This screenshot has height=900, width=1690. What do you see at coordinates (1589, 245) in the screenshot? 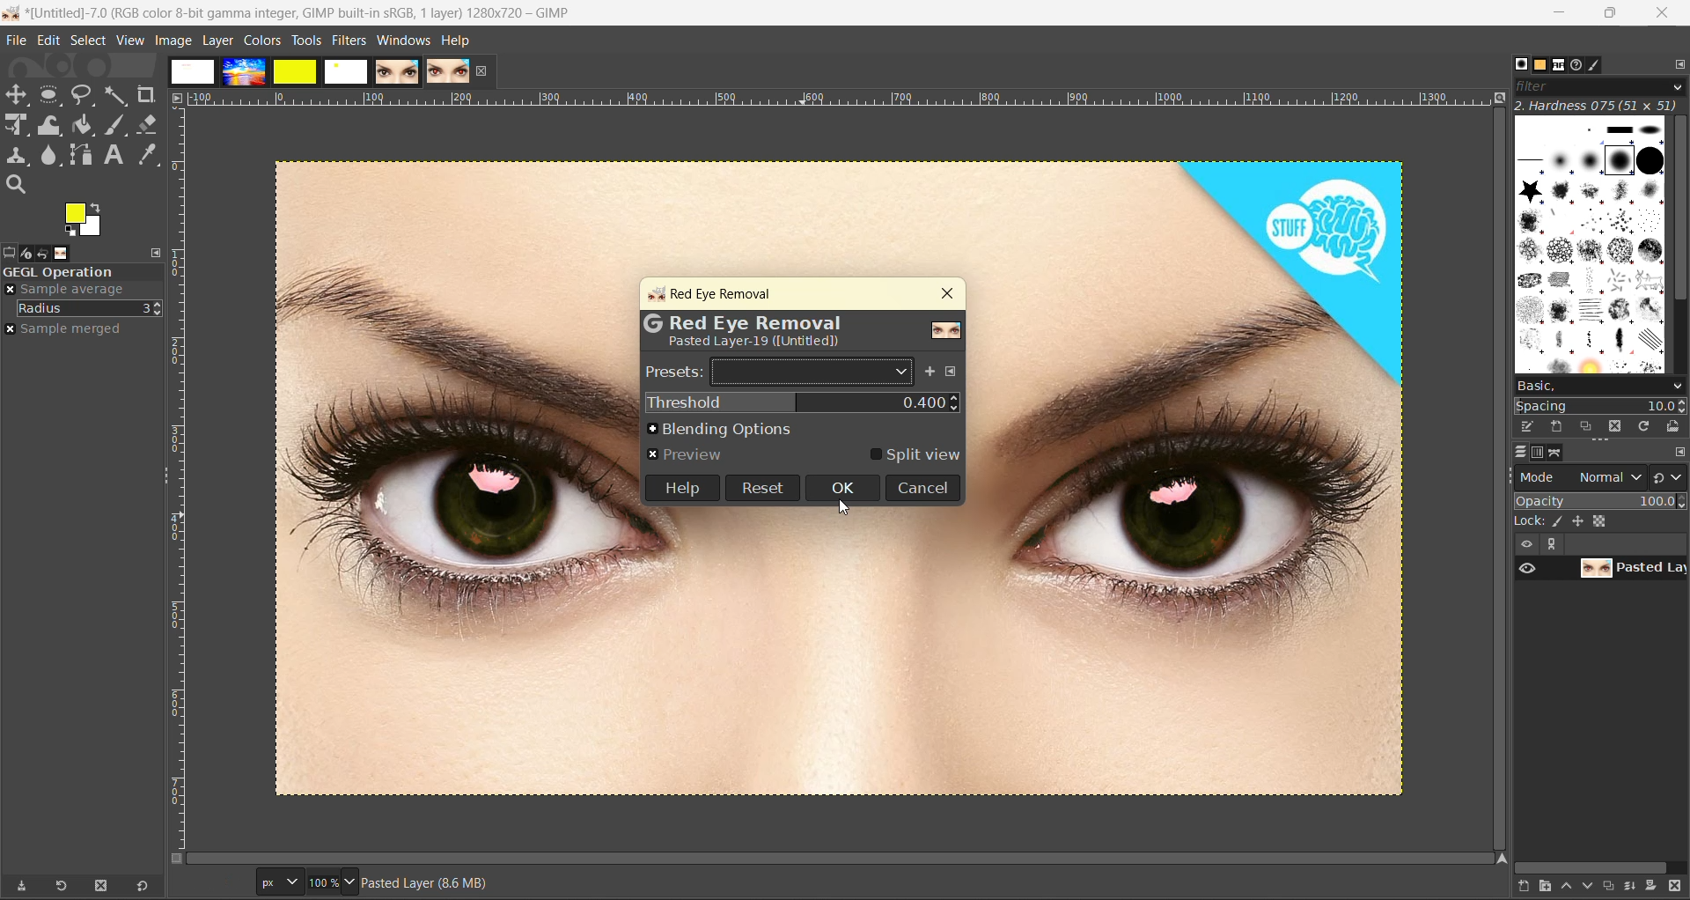
I see `brushes` at bounding box center [1589, 245].